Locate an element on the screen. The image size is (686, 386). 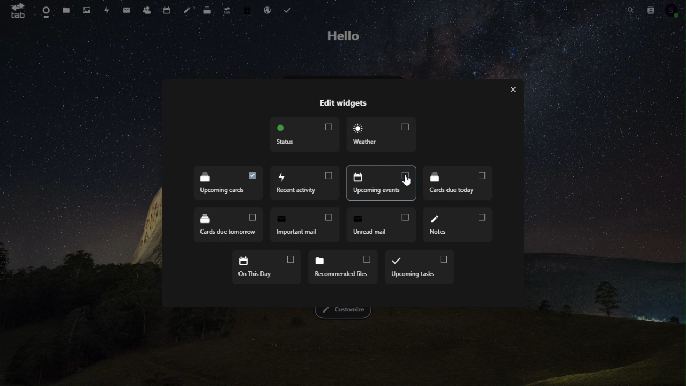
Status is located at coordinates (303, 134).